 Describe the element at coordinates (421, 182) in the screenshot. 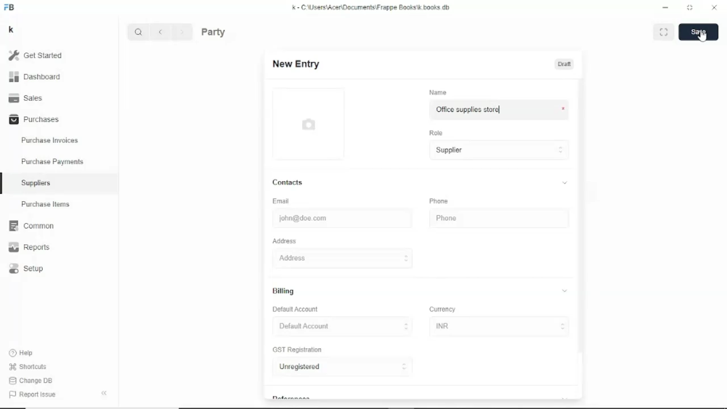

I see `Contacts` at that location.